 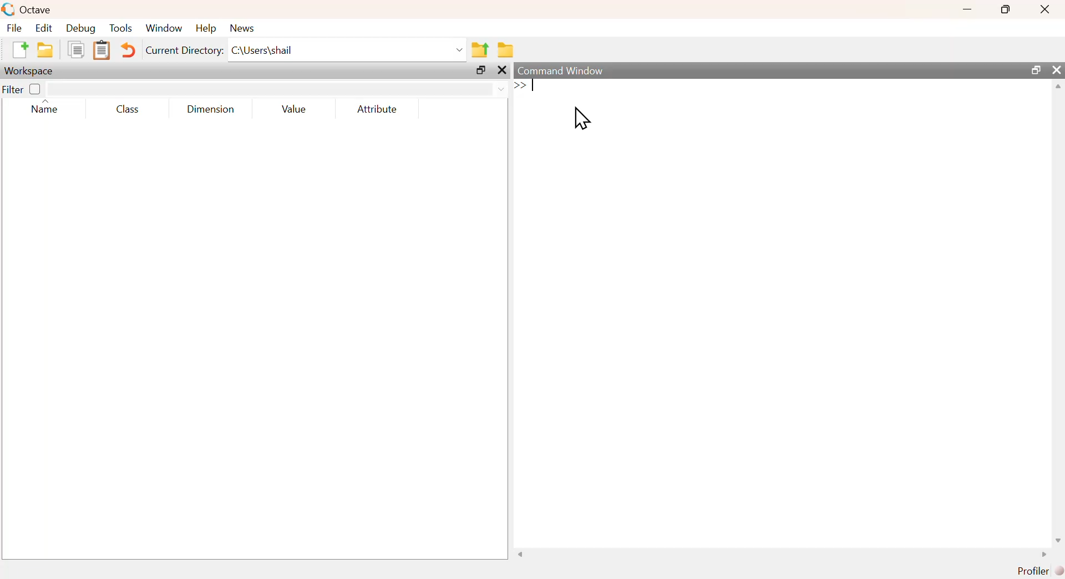 What do you see at coordinates (129, 52) in the screenshot?
I see `undo` at bounding box center [129, 52].